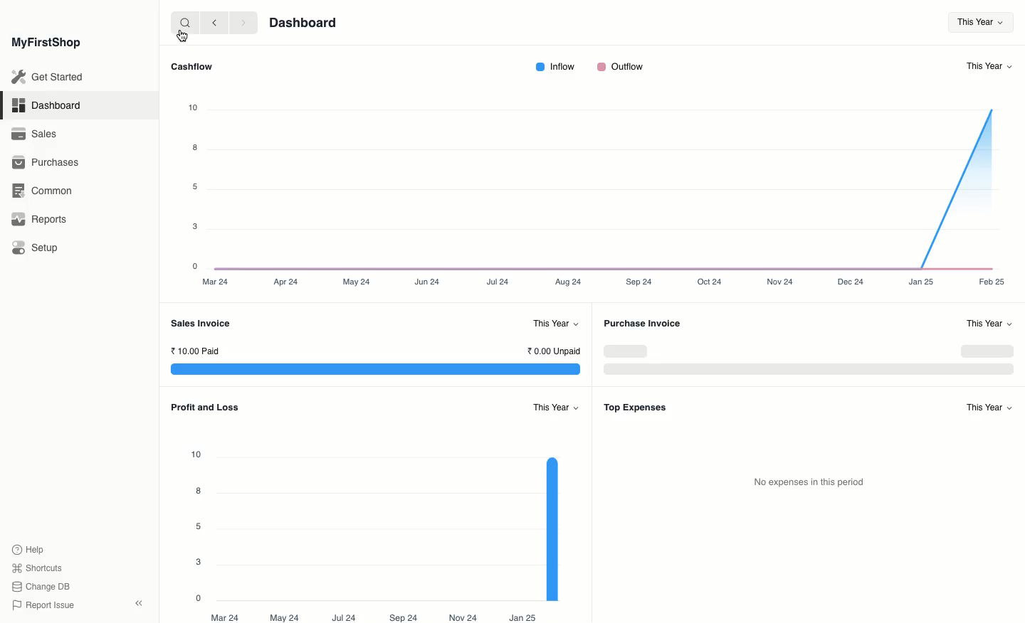 Image resolution: width=1025 pixels, height=623 pixels. Describe the element at coordinates (41, 587) in the screenshot. I see `Change DB` at that location.